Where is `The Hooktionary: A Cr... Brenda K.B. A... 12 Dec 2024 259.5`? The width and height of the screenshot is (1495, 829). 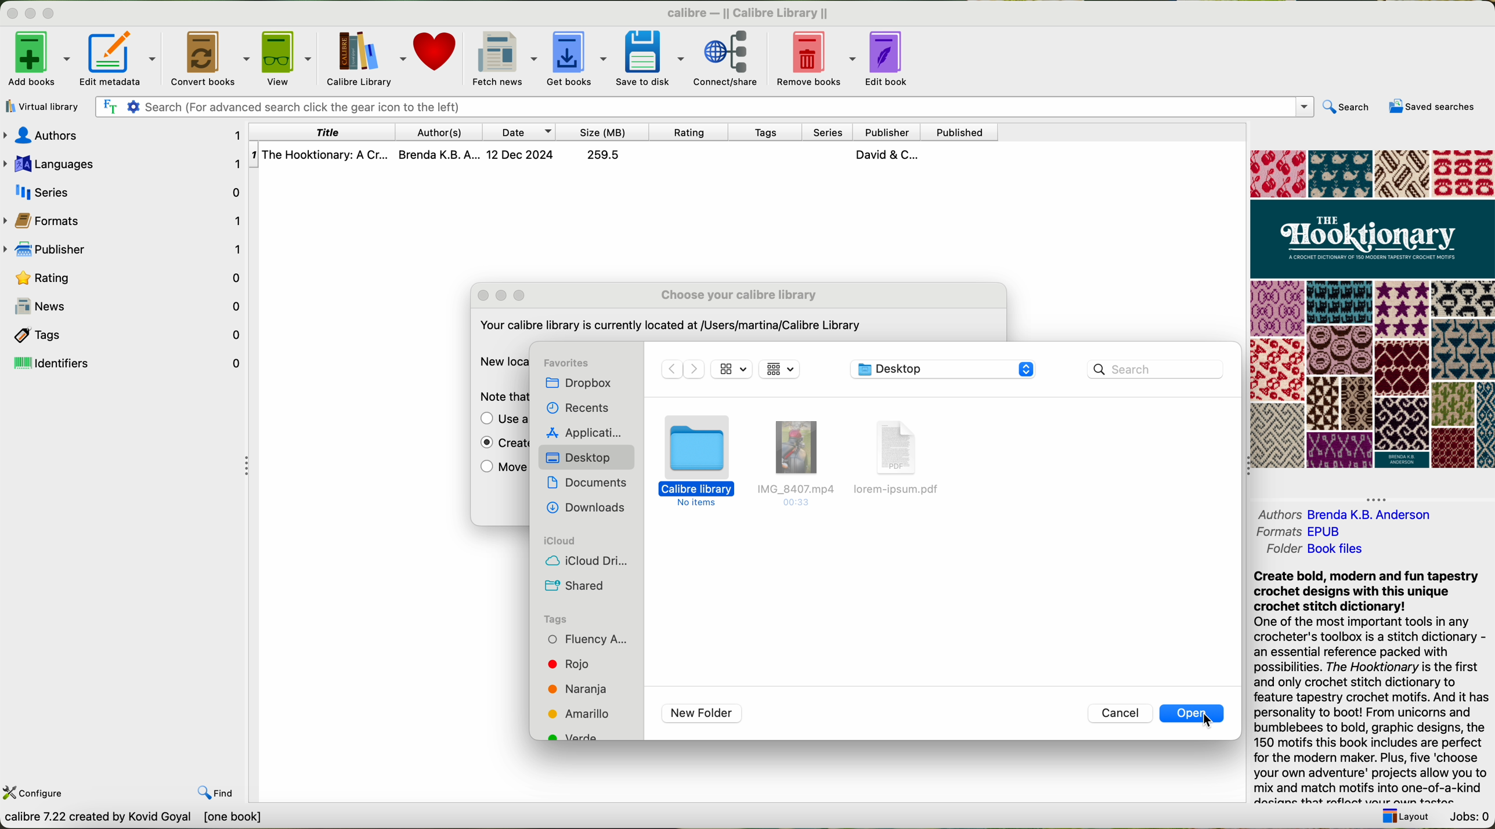 The Hooktionary: A Cr... Brenda K.B. A... 12 Dec 2024 259.5 is located at coordinates (590, 155).